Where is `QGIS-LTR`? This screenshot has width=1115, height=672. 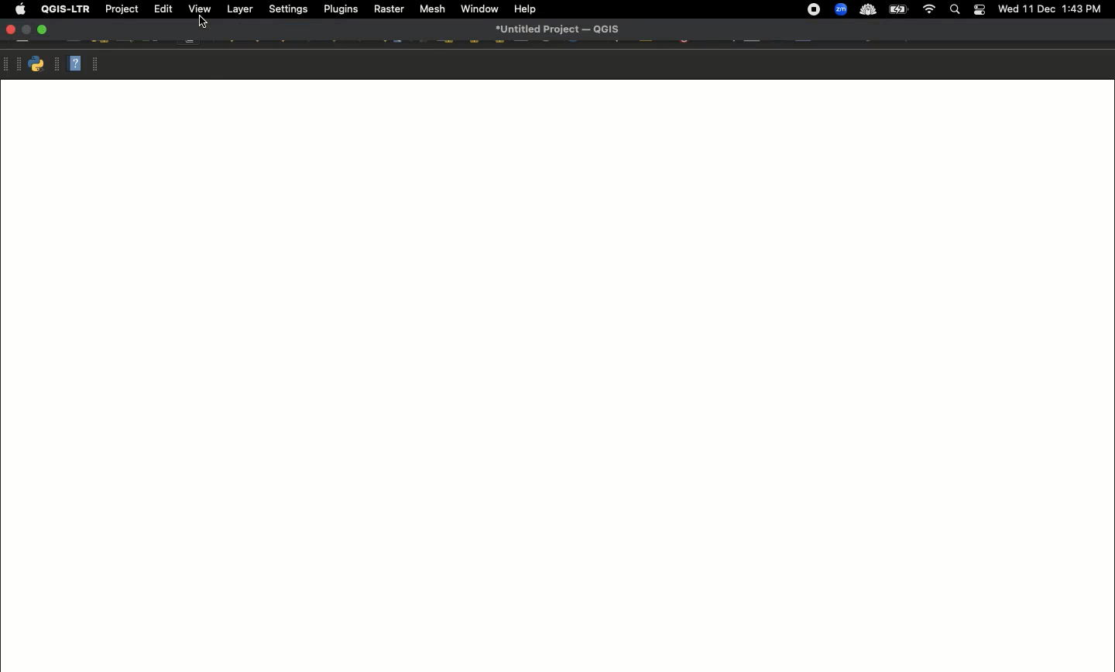 QGIS-LTR is located at coordinates (66, 9).